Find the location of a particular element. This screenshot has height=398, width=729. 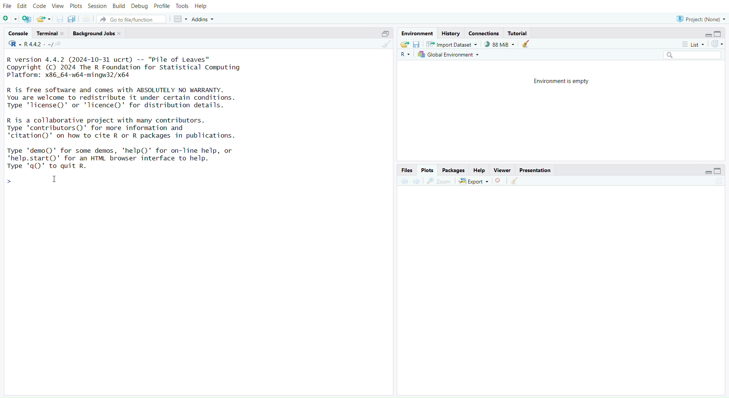

create a project is located at coordinates (27, 19).